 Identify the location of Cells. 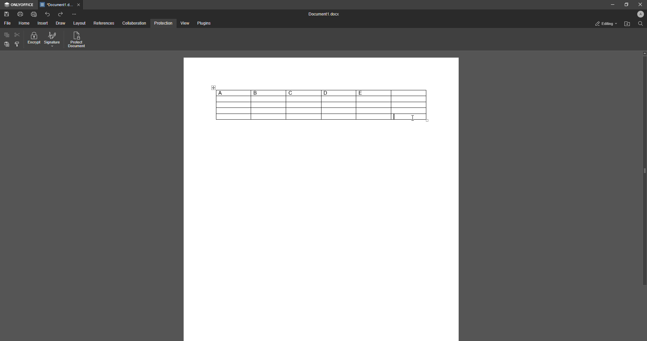
(301, 108).